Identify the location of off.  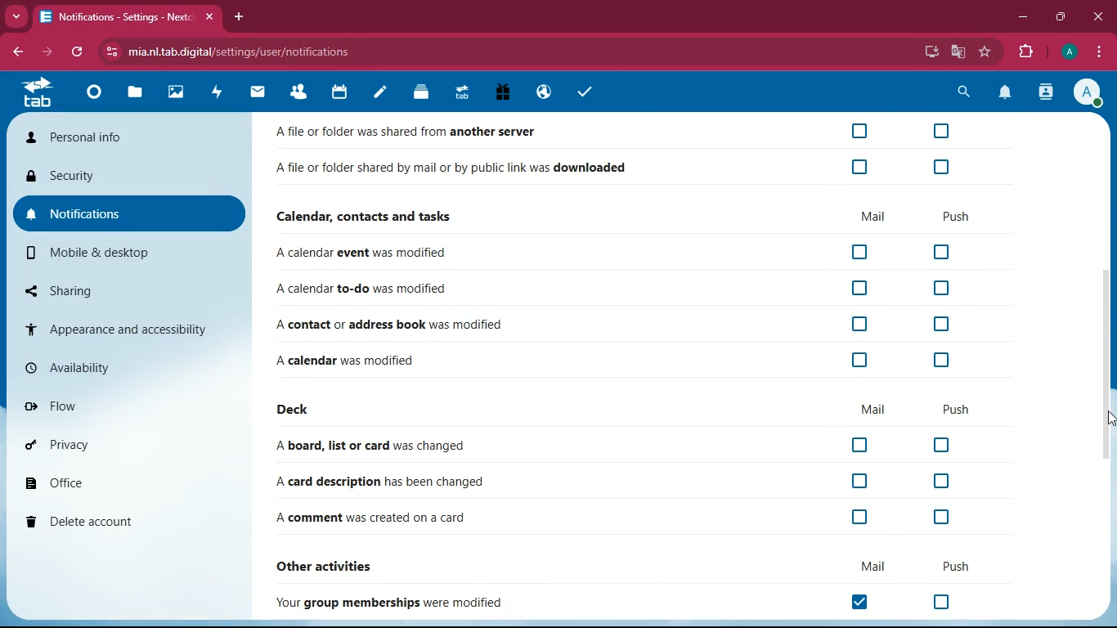
(859, 287).